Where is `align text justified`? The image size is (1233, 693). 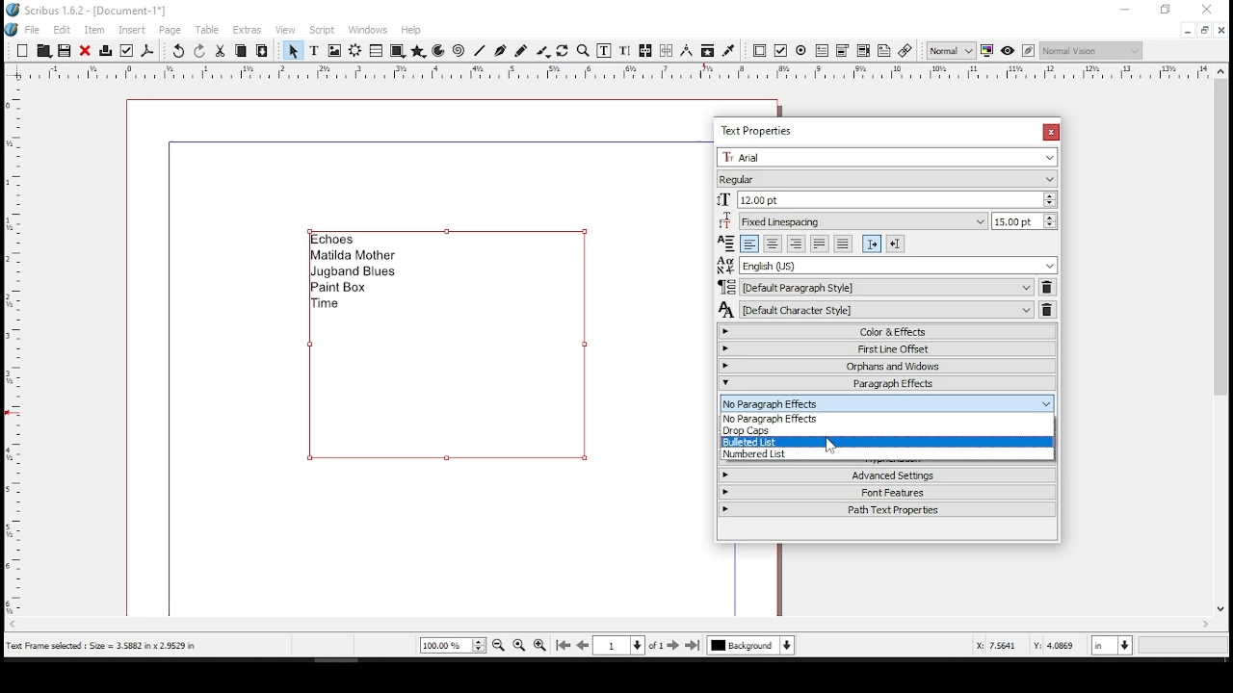 align text justified is located at coordinates (819, 244).